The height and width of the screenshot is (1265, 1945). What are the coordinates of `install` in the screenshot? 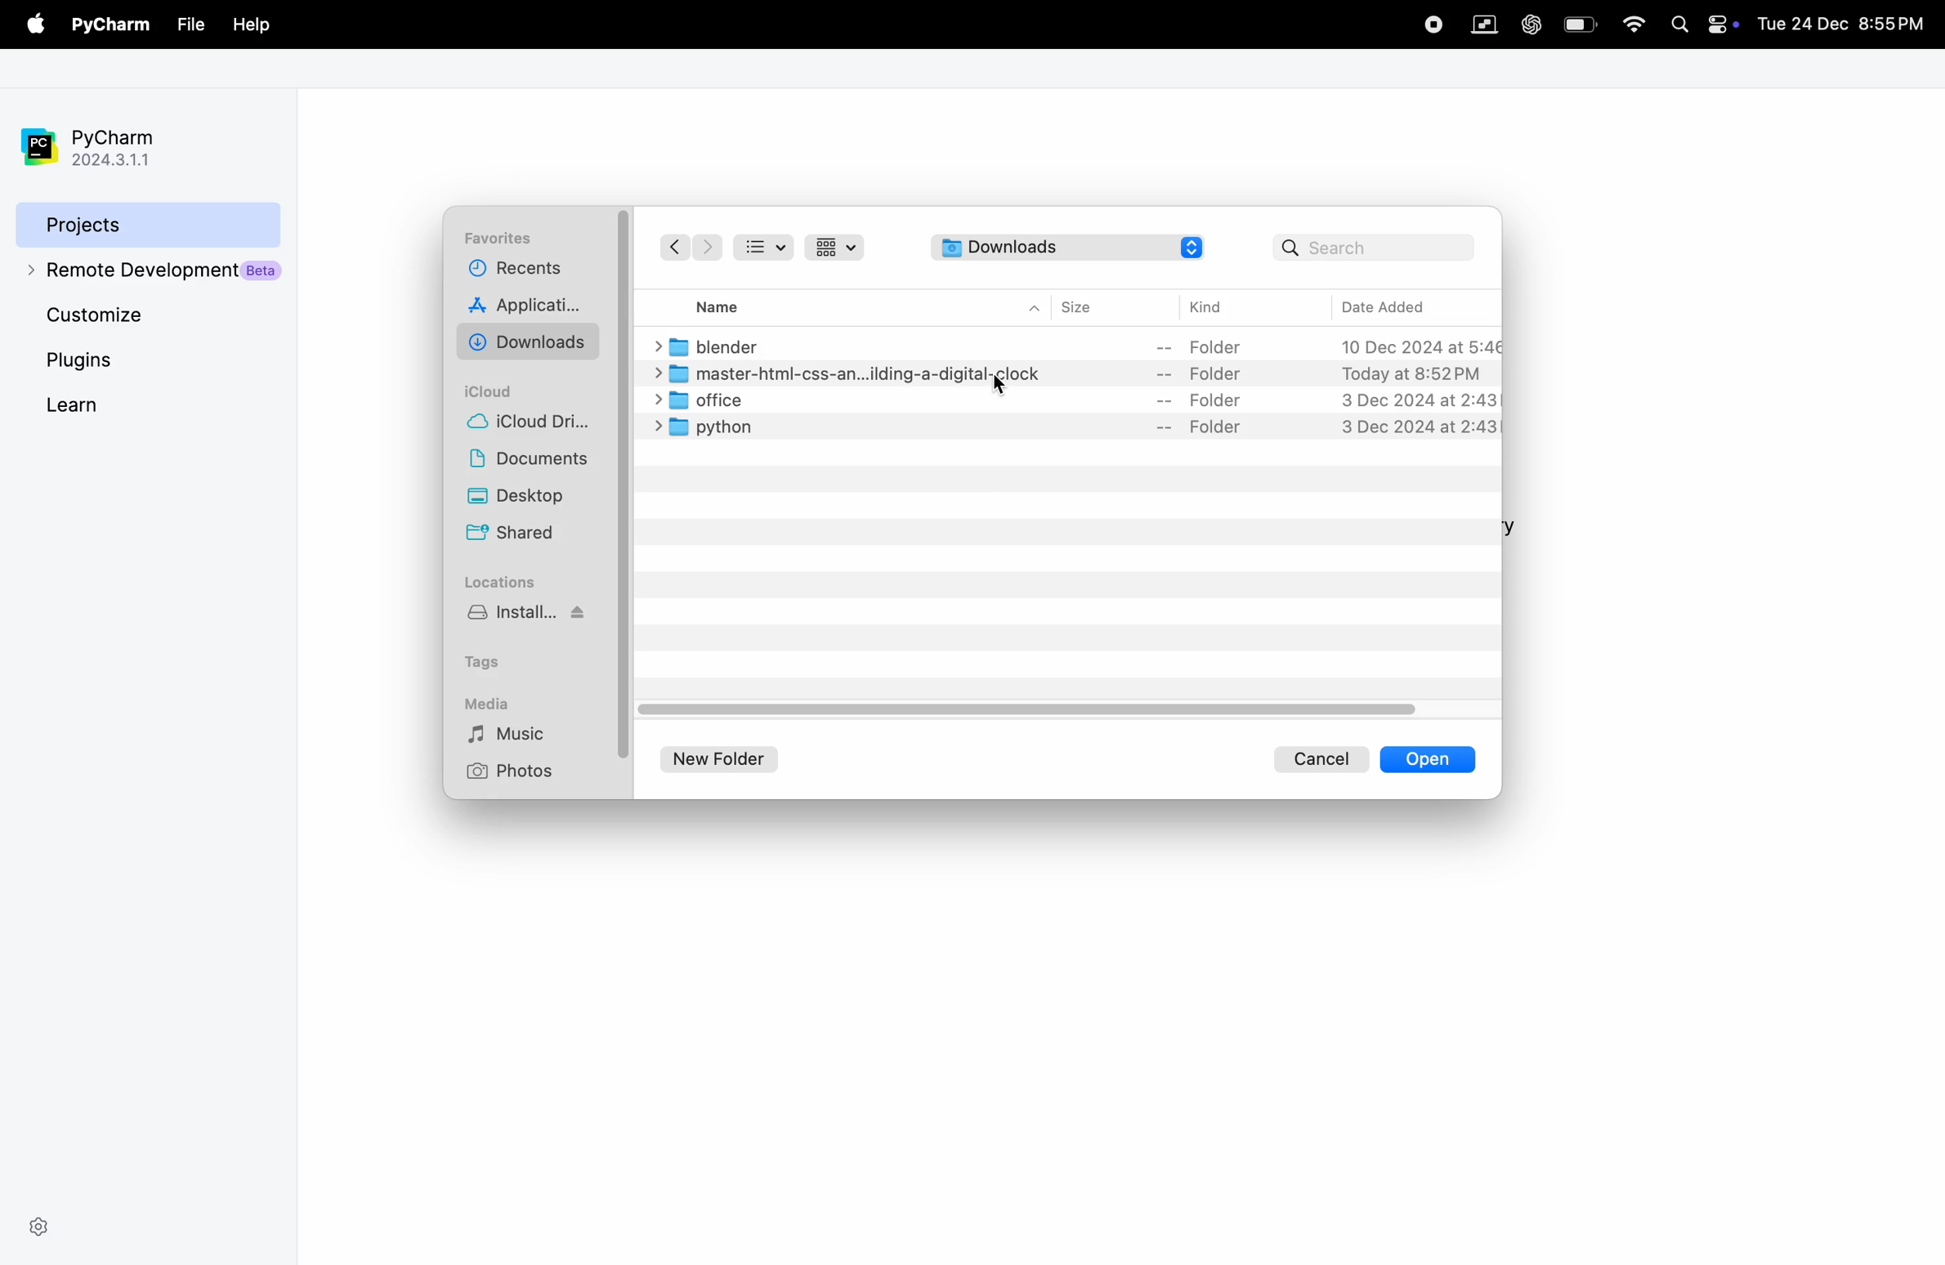 It's located at (533, 620).